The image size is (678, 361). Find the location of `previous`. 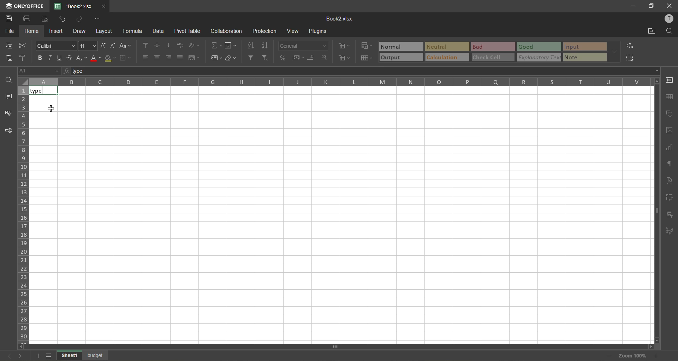

previous is located at coordinates (6, 355).